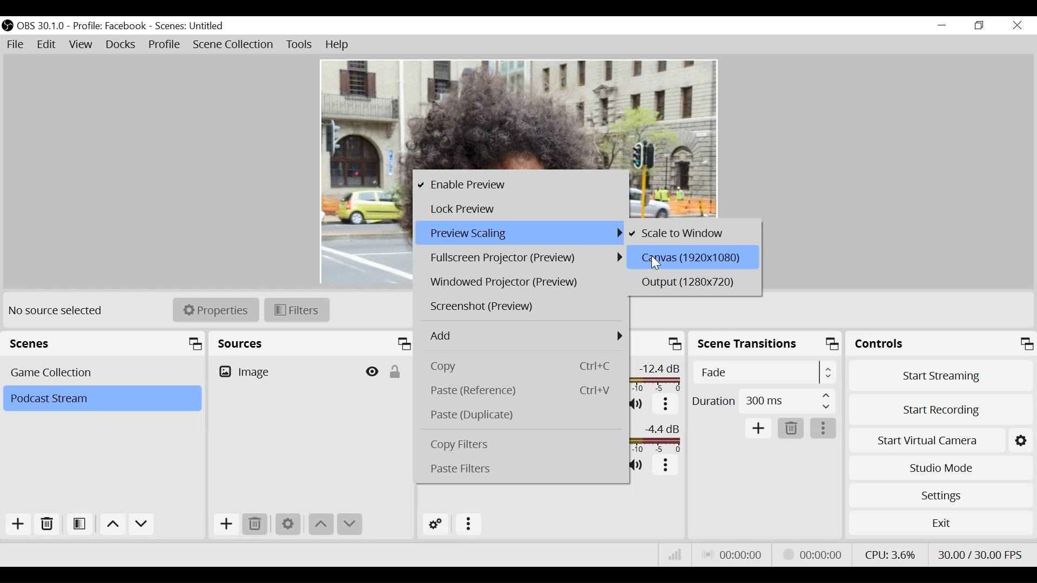 The height and width of the screenshot is (583, 1037). What do you see at coordinates (520, 282) in the screenshot?
I see `Windowed Projector Preview` at bounding box center [520, 282].